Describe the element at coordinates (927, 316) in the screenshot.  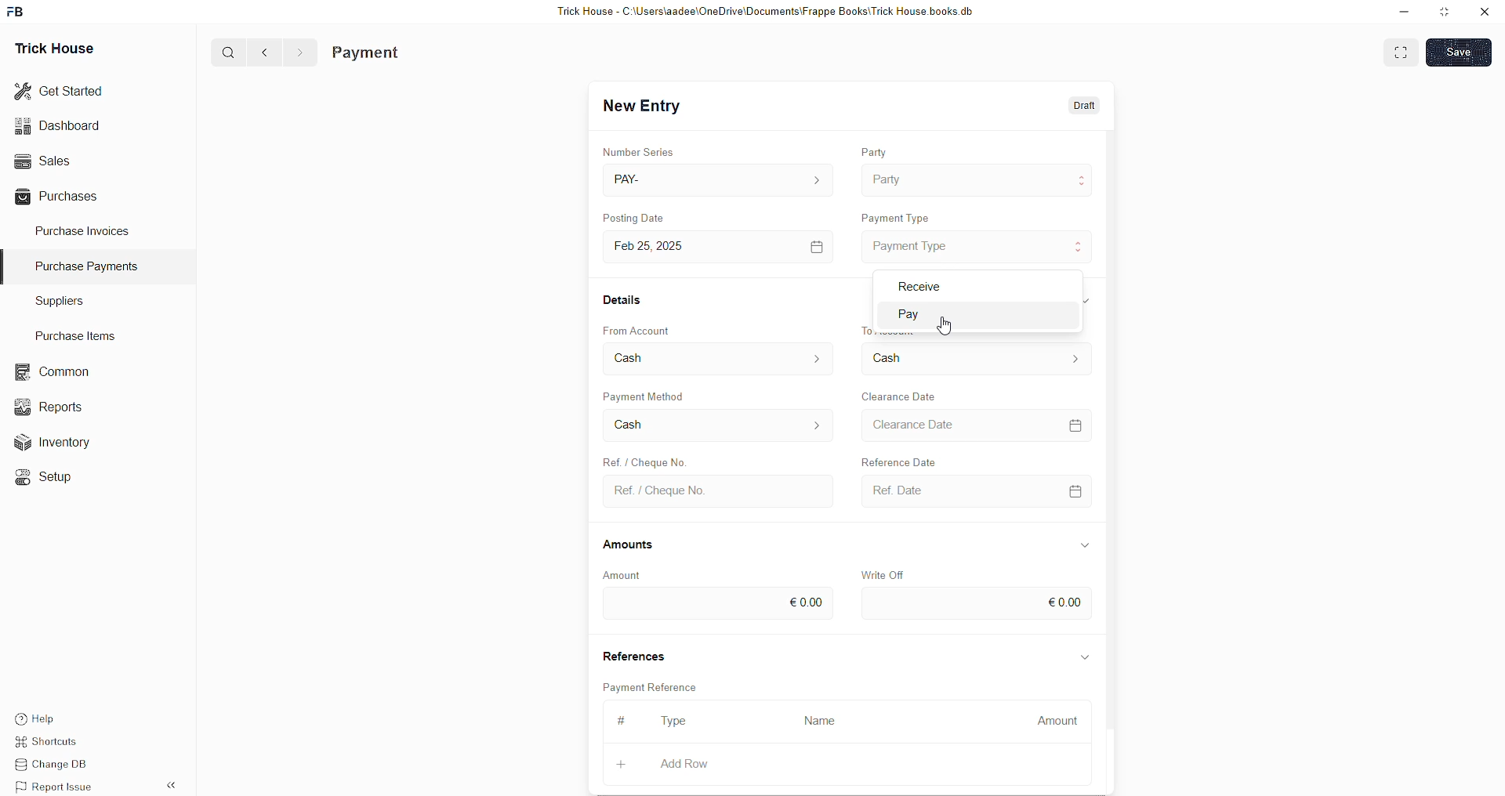
I see `Pay` at that location.